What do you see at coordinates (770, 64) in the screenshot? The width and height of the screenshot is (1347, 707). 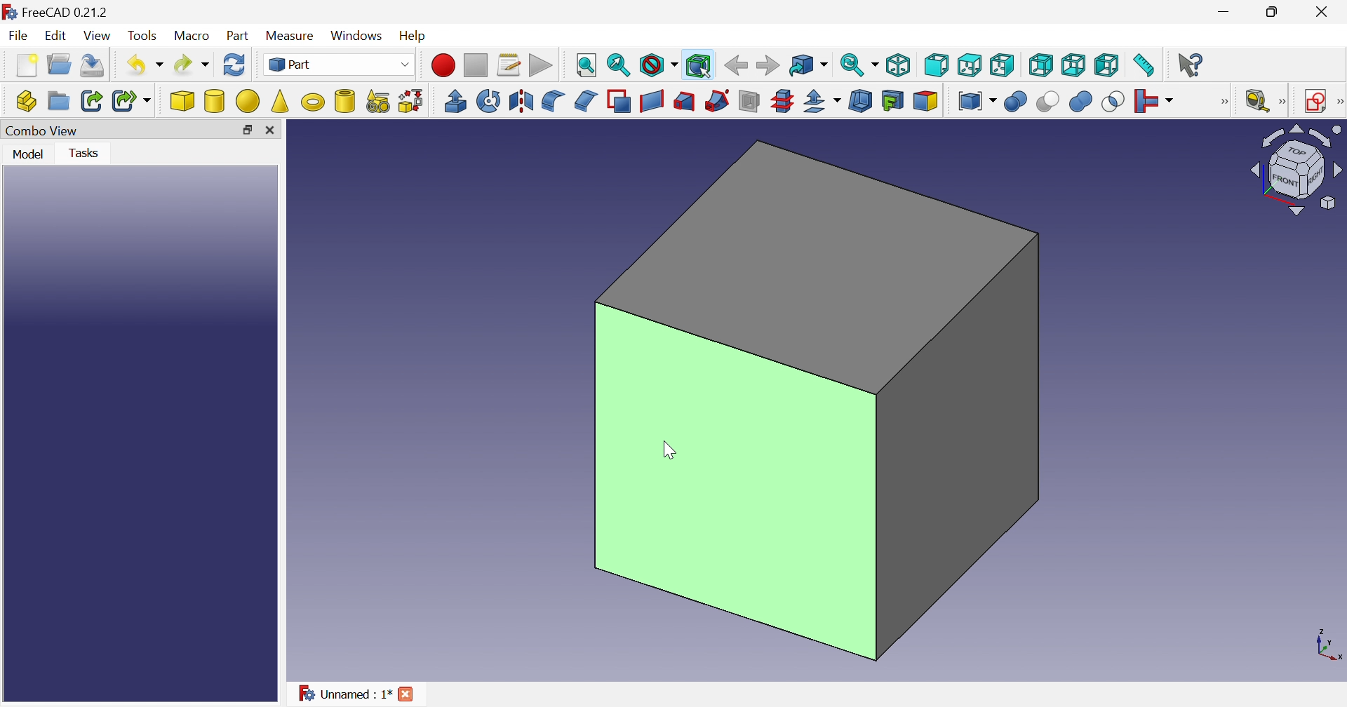 I see `Forward` at bounding box center [770, 64].